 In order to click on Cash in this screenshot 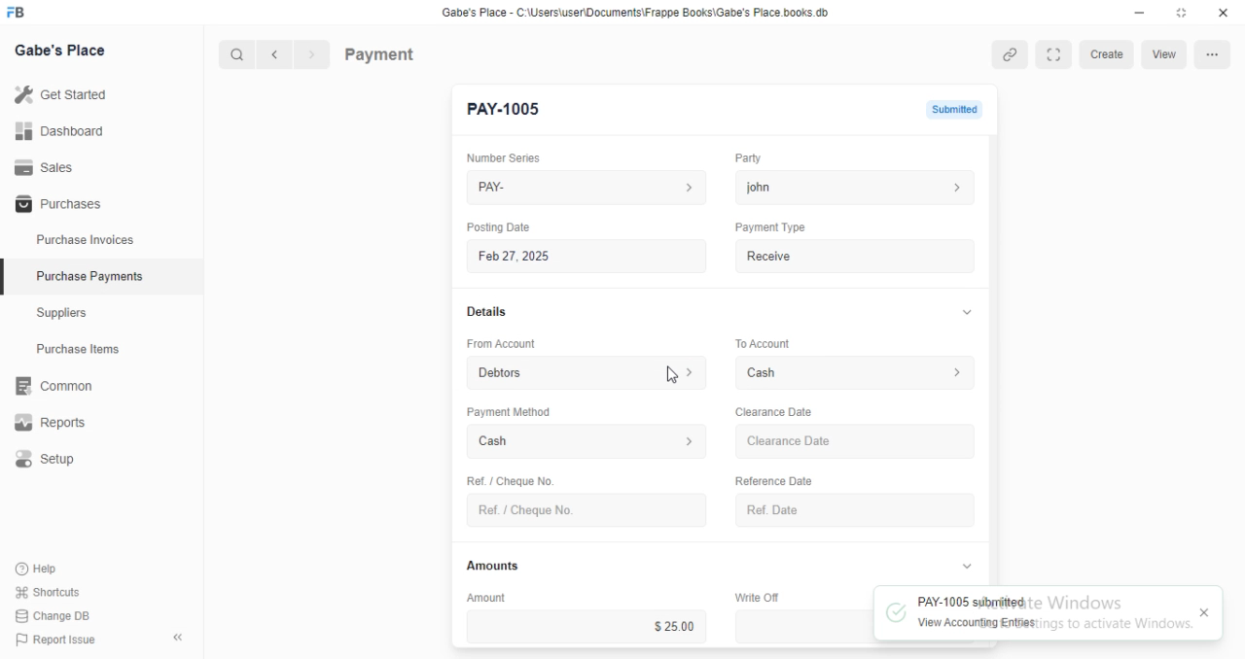, I will do `click(858, 372)`.